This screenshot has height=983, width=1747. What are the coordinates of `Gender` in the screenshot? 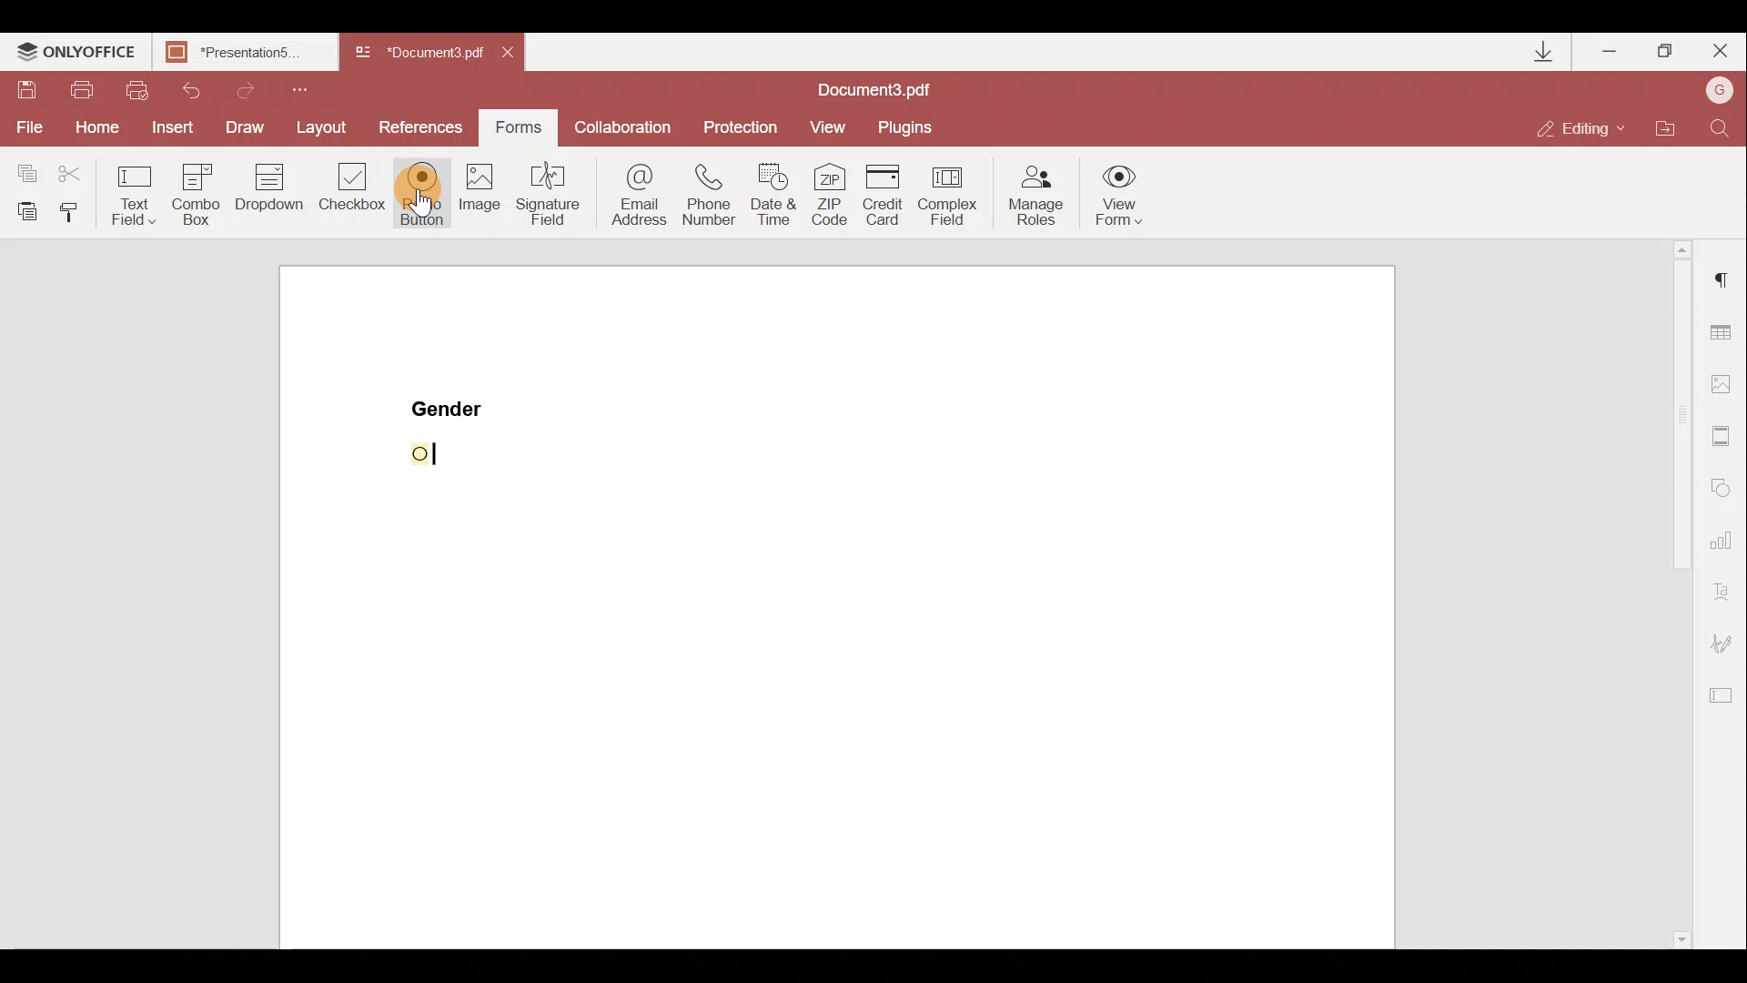 It's located at (449, 407).